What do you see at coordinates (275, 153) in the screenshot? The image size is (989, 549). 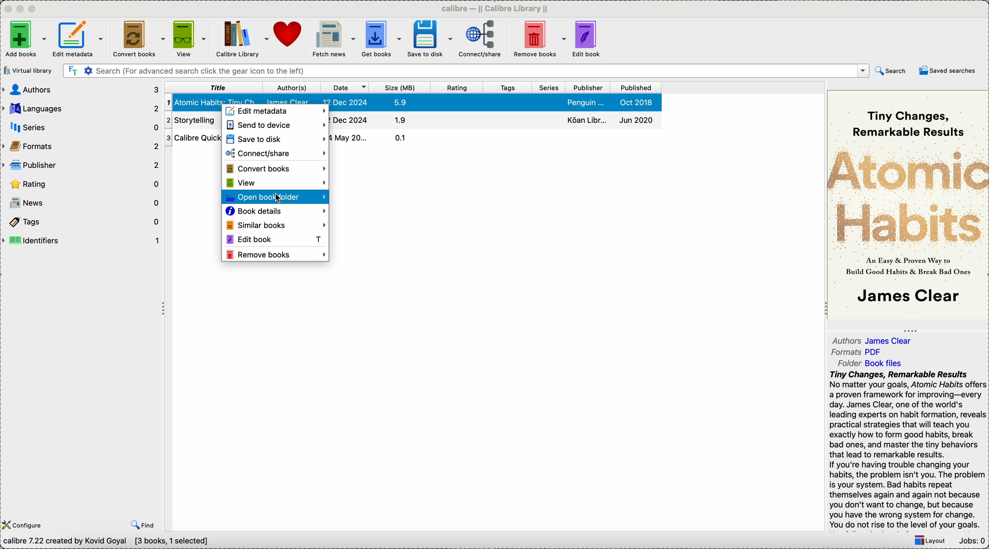 I see `connect/share` at bounding box center [275, 153].